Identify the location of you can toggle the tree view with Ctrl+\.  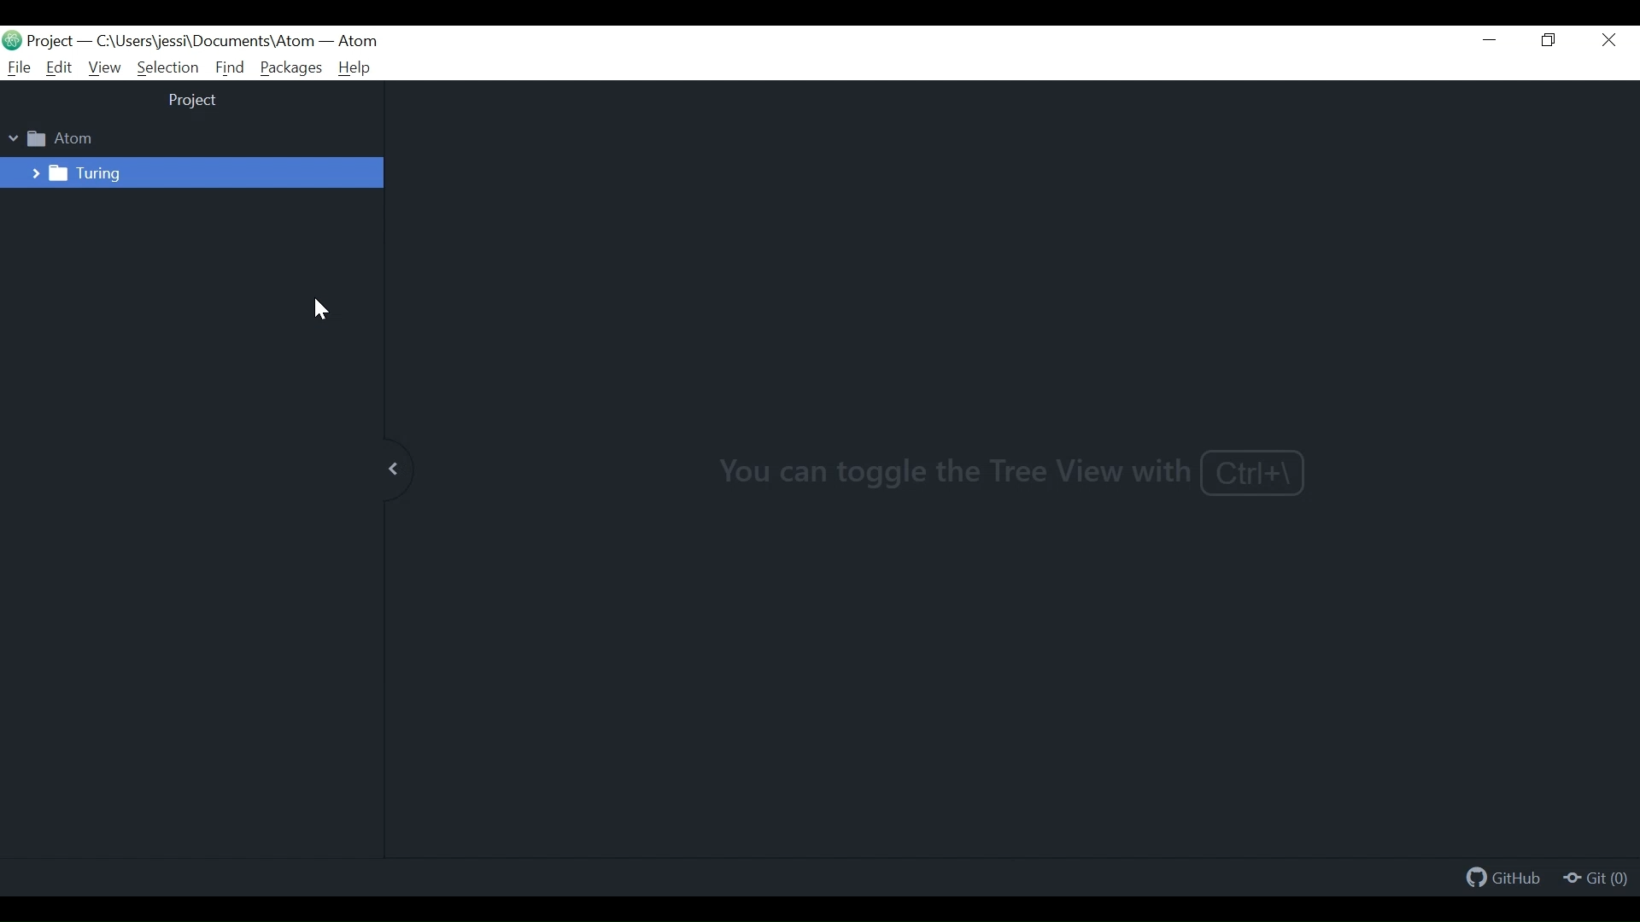
(1013, 471).